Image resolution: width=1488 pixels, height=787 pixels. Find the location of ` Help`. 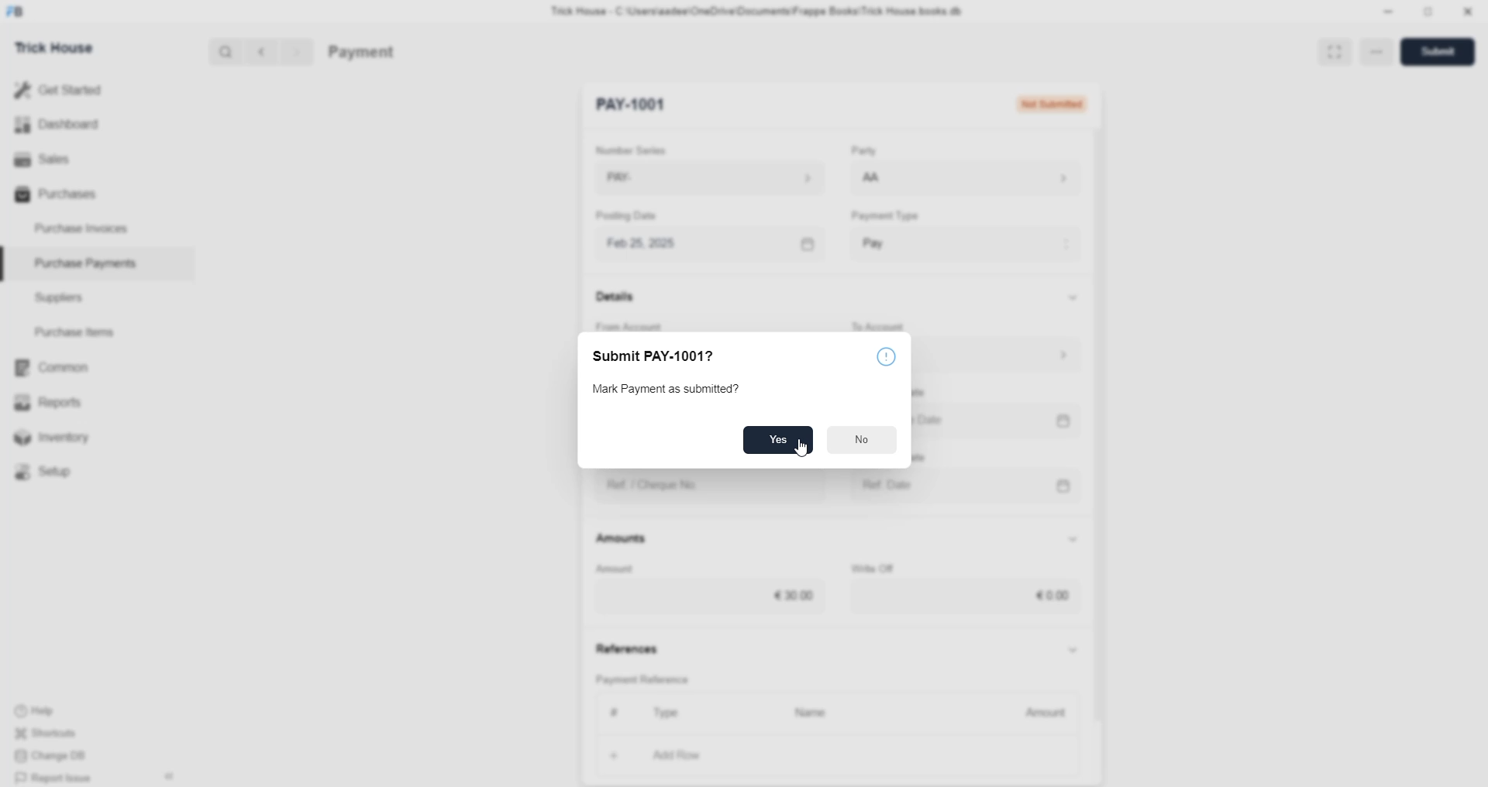

 Help is located at coordinates (58, 709).